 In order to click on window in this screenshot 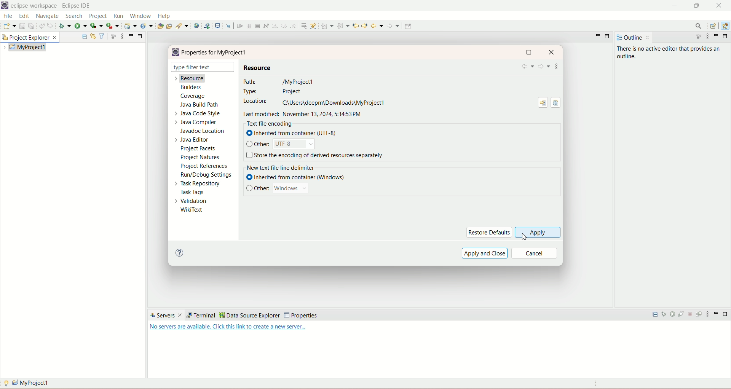, I will do `click(141, 16)`.